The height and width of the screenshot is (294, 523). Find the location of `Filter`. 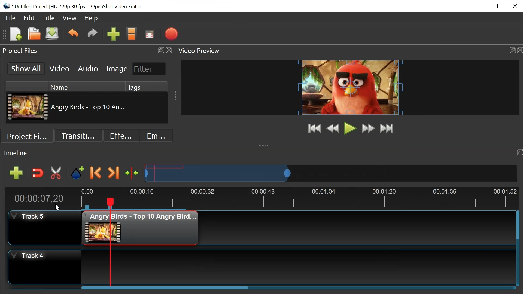

Filter is located at coordinates (149, 69).